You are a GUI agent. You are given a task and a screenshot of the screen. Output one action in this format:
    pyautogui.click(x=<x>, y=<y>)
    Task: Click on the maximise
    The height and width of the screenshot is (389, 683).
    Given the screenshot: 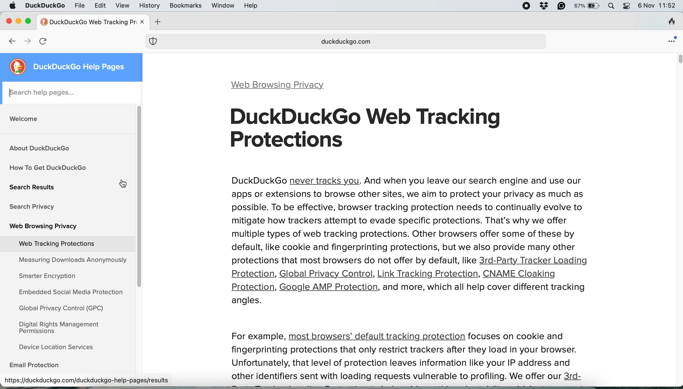 What is the action you would take?
    pyautogui.click(x=30, y=22)
    